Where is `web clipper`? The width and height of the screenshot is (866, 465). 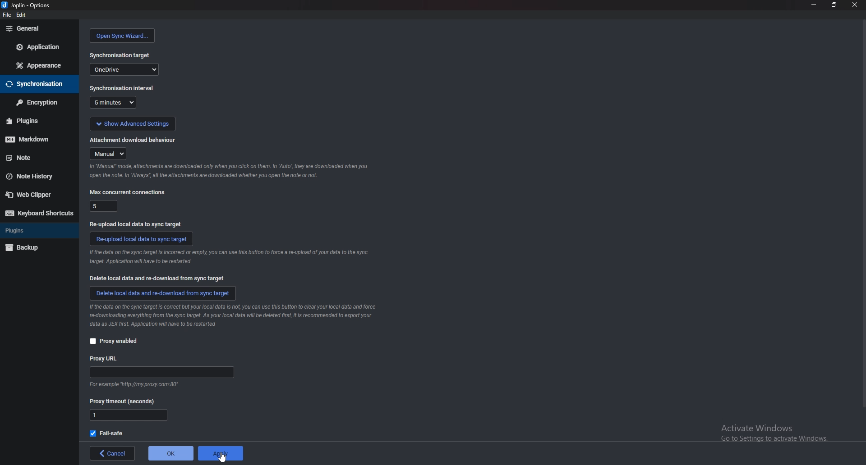 web clipper is located at coordinates (34, 195).